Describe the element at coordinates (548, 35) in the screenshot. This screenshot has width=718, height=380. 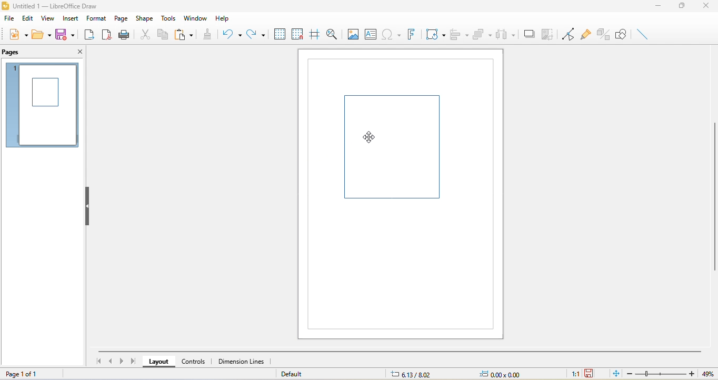
I see `crop image` at that location.